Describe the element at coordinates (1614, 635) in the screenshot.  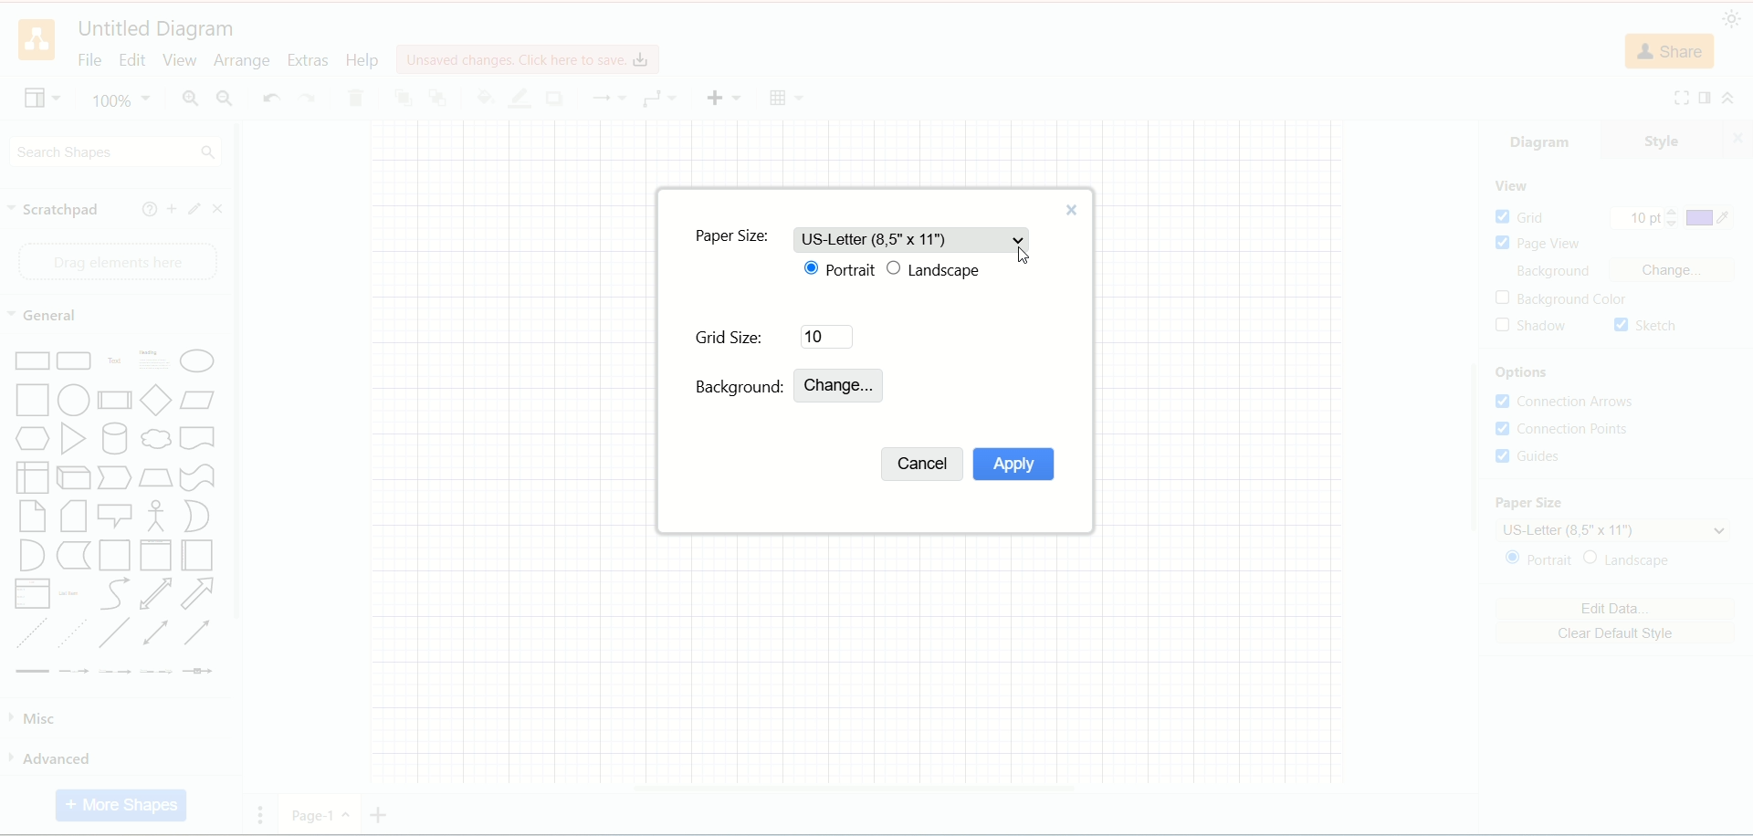
I see `clear default style` at that location.